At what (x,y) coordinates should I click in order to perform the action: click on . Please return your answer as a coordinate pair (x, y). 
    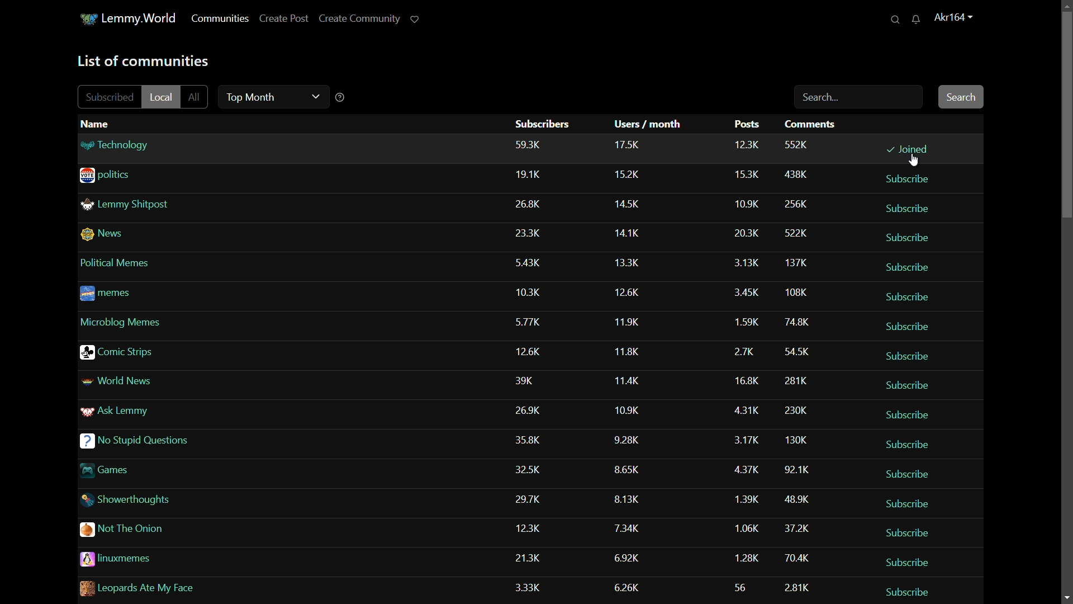
    Looking at the image, I should click on (533, 177).